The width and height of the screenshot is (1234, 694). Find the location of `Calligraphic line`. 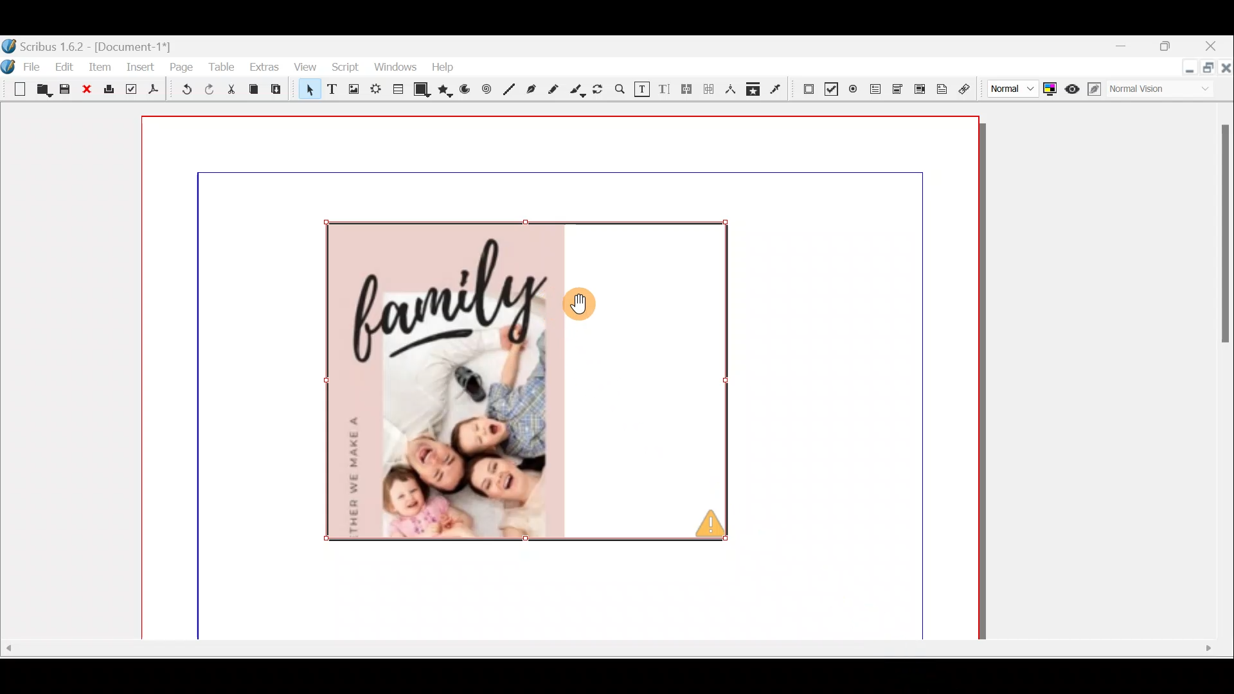

Calligraphic line is located at coordinates (578, 91).